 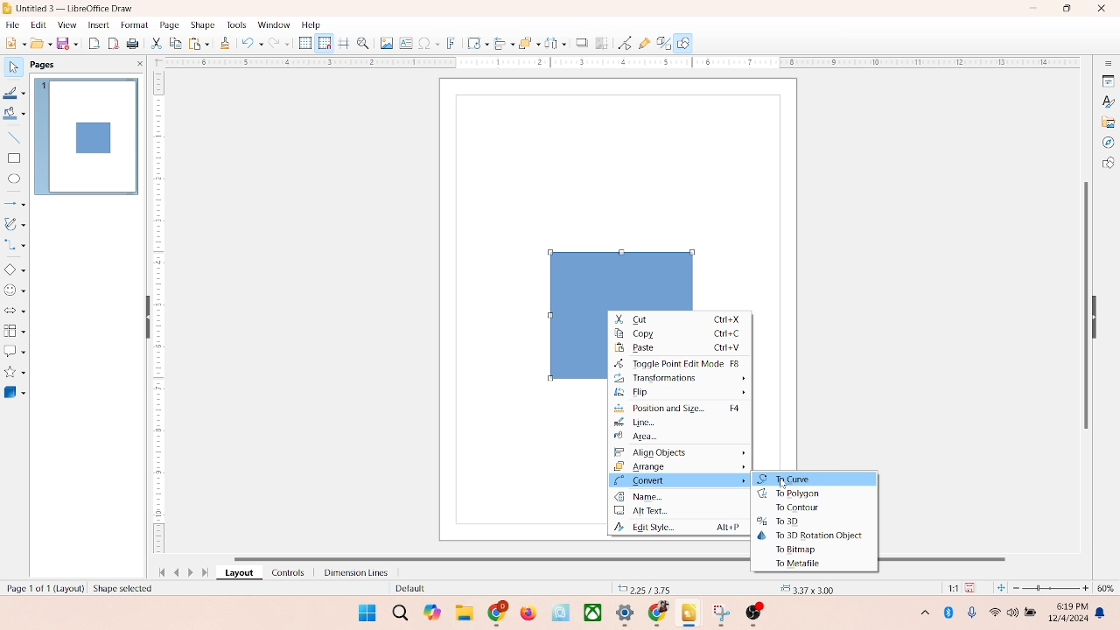 What do you see at coordinates (679, 377) in the screenshot?
I see `transformation` at bounding box center [679, 377].